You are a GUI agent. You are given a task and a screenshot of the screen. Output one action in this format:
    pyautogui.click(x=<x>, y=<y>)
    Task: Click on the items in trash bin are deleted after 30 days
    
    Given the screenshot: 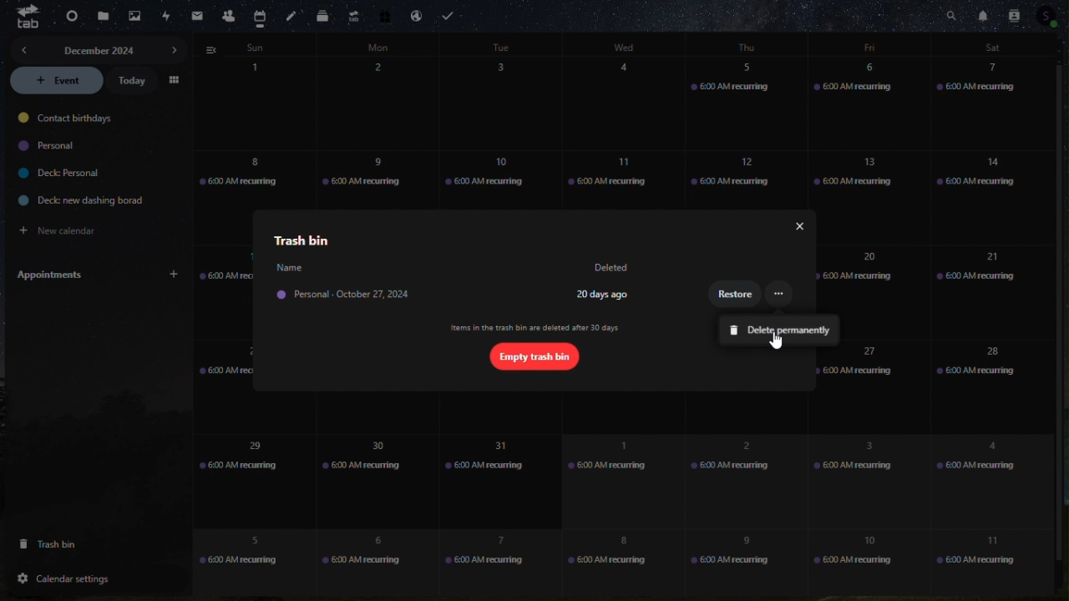 What is the action you would take?
    pyautogui.click(x=536, y=328)
    